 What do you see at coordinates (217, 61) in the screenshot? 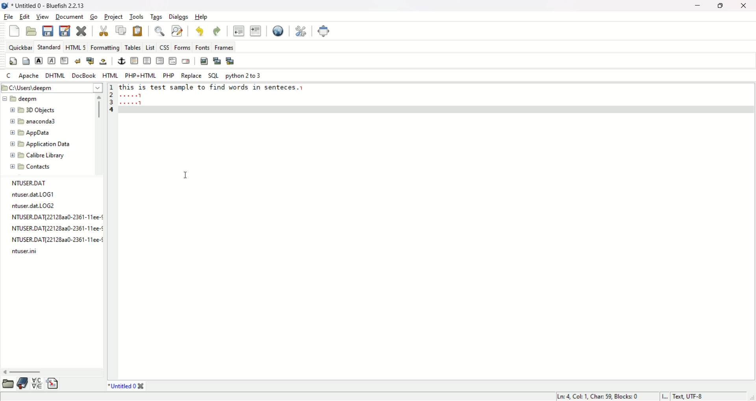
I see `insert thumbnail` at bounding box center [217, 61].